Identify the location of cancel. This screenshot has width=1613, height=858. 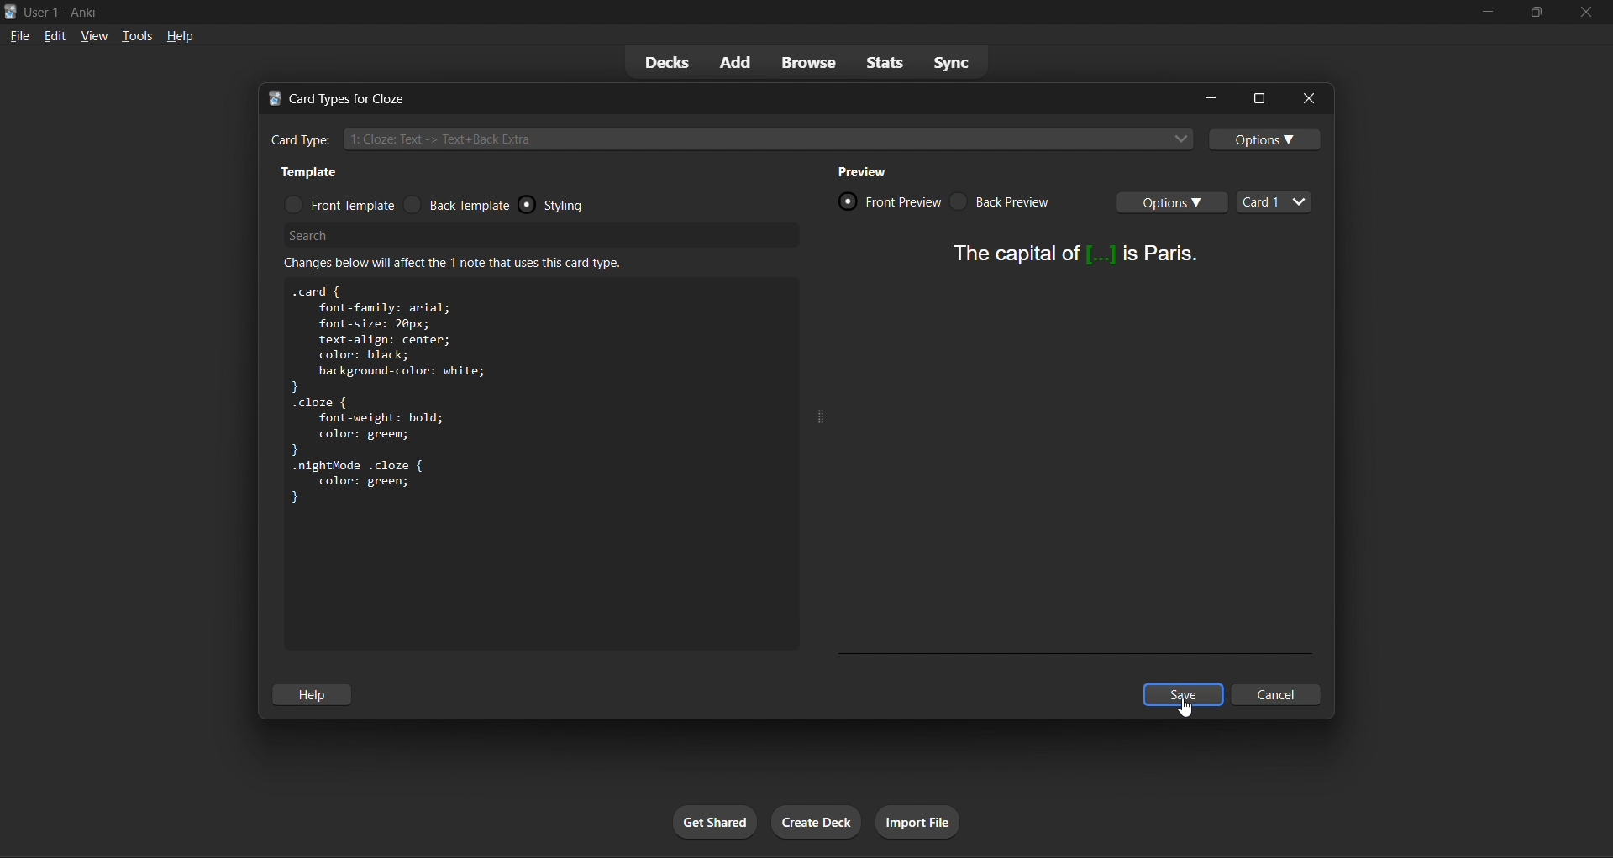
(1277, 695).